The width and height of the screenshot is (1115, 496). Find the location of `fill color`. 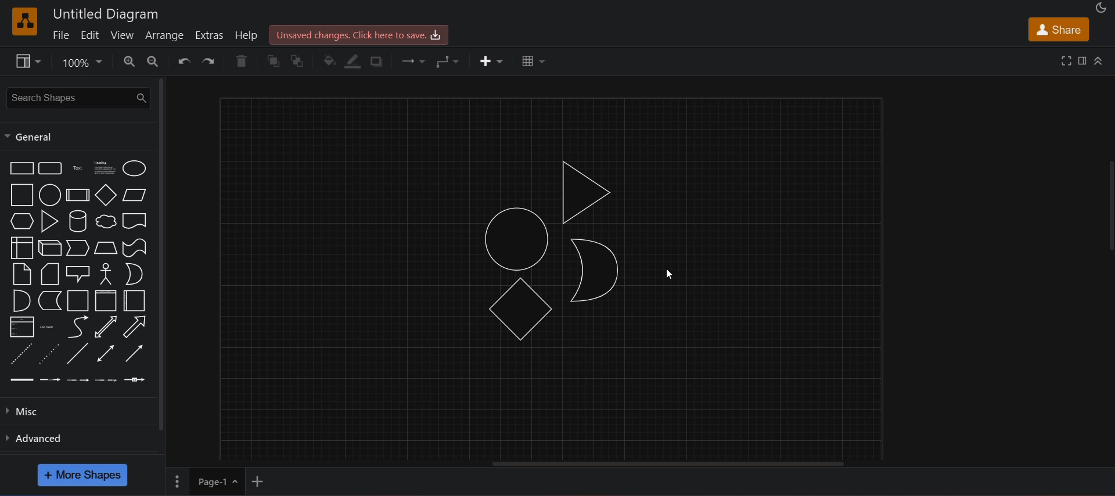

fill color is located at coordinates (329, 60).